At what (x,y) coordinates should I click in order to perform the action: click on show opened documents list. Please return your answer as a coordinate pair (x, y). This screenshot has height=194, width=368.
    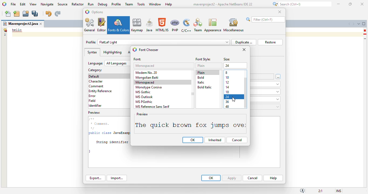
    Looking at the image, I should click on (359, 24).